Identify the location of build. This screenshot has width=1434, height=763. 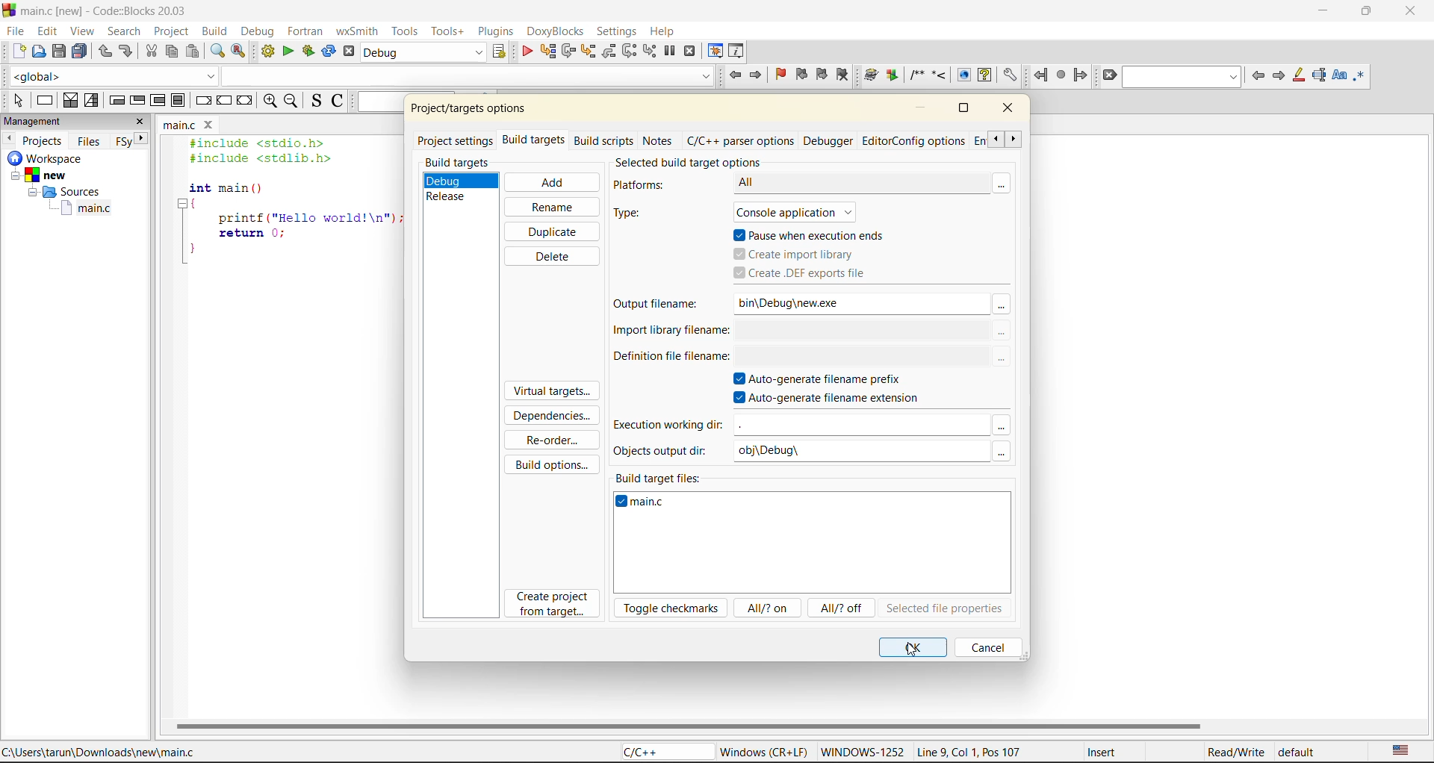
(268, 52).